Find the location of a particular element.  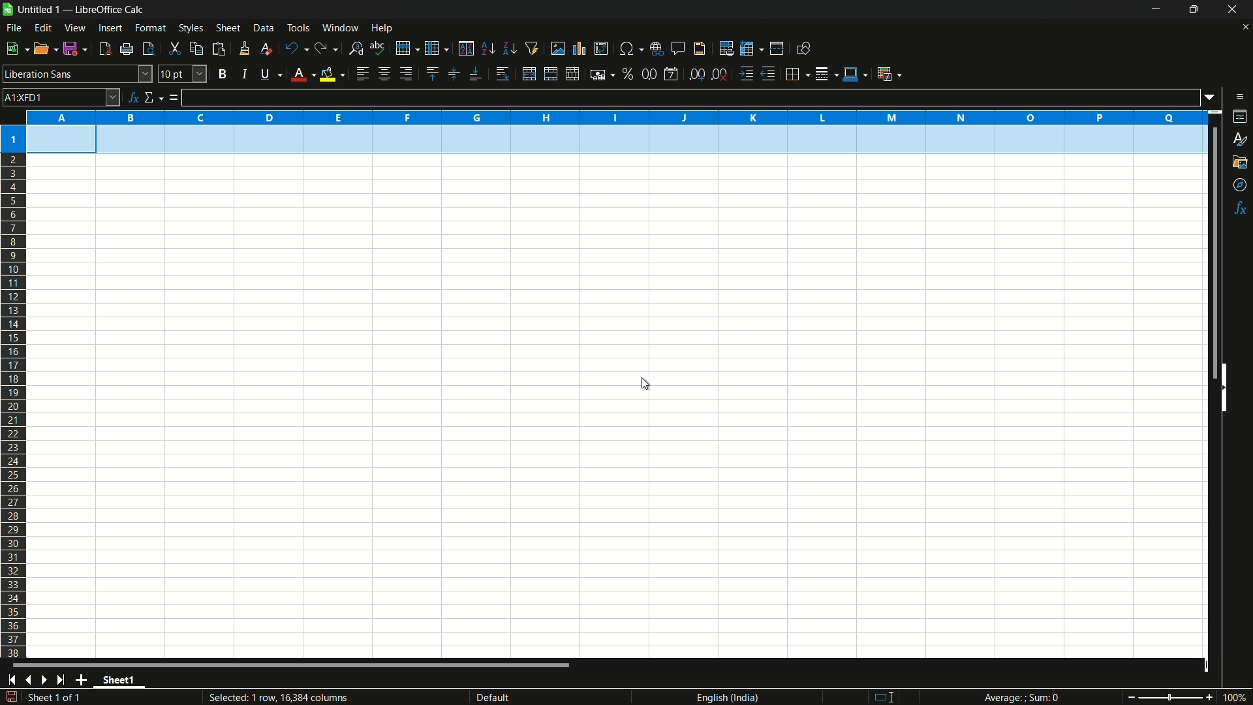

increase indentation is located at coordinates (747, 74).